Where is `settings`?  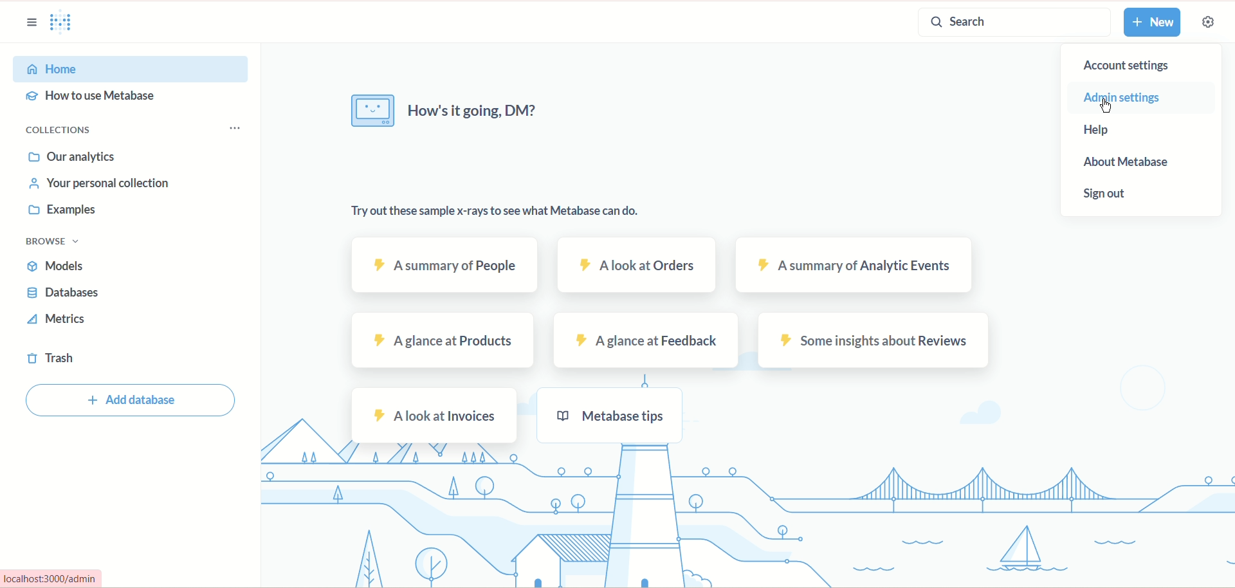
settings is located at coordinates (1205, 23).